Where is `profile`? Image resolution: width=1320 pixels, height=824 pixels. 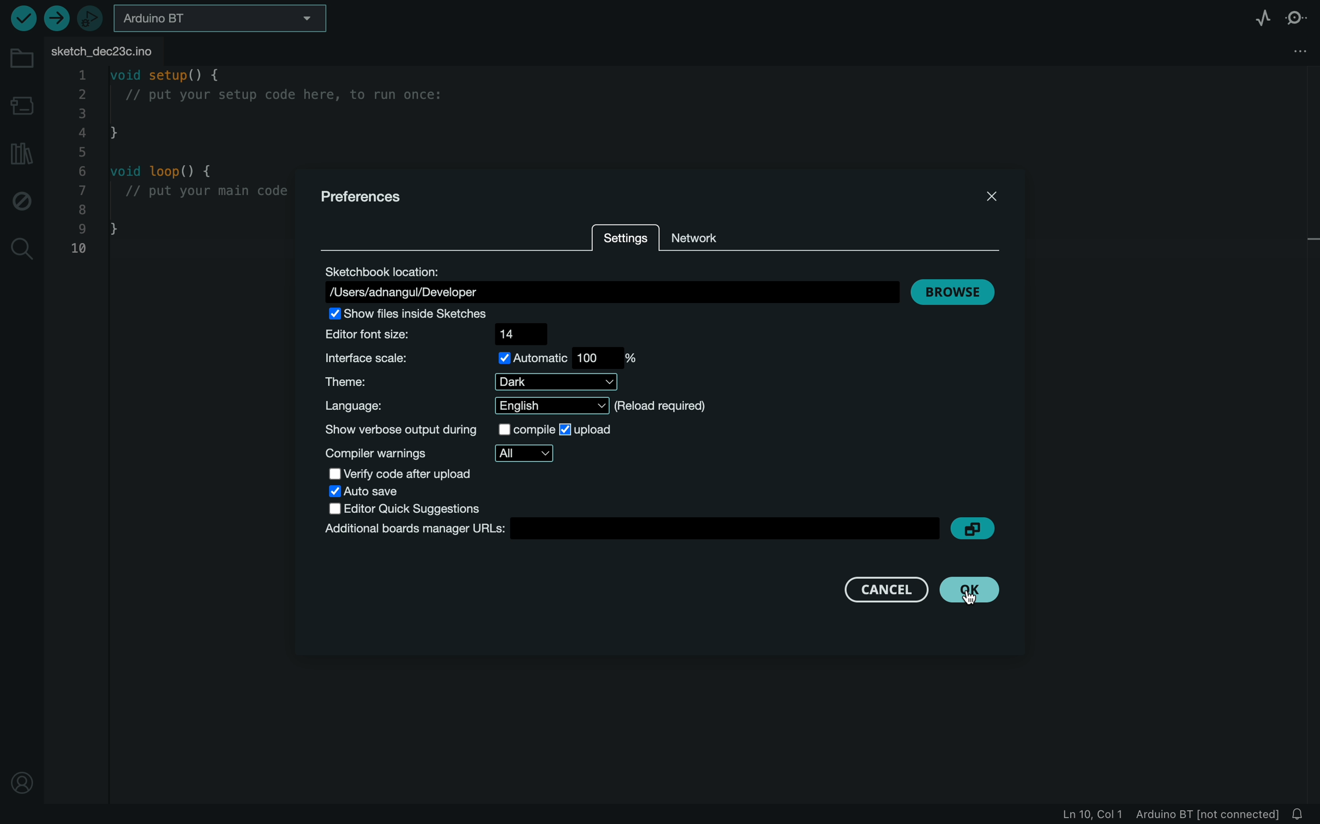 profile is located at coordinates (22, 779).